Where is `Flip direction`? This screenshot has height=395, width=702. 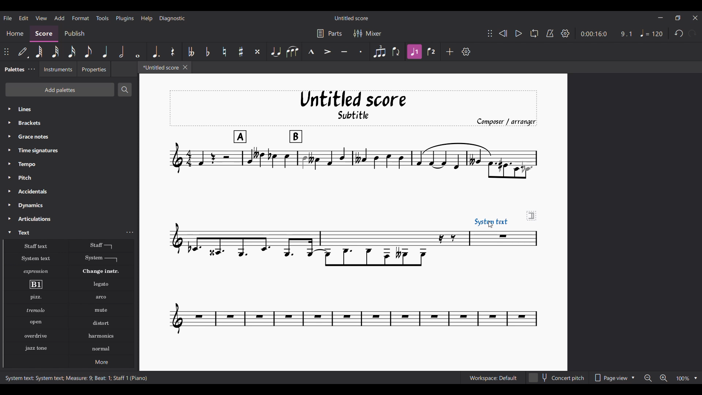 Flip direction is located at coordinates (396, 51).